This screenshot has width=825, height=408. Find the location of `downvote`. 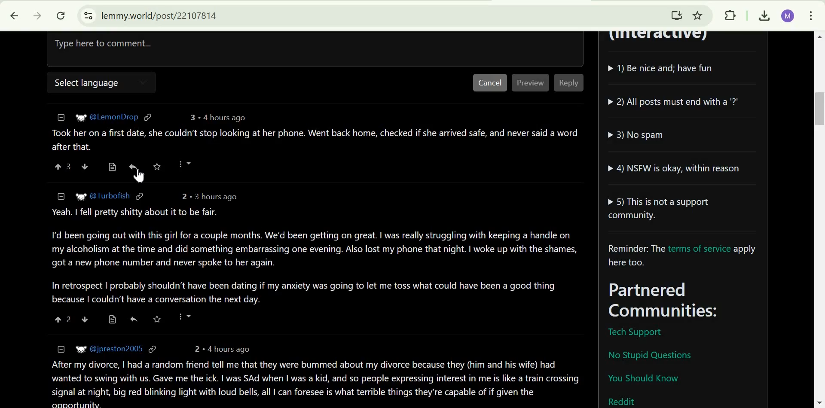

downvote is located at coordinates (86, 320).